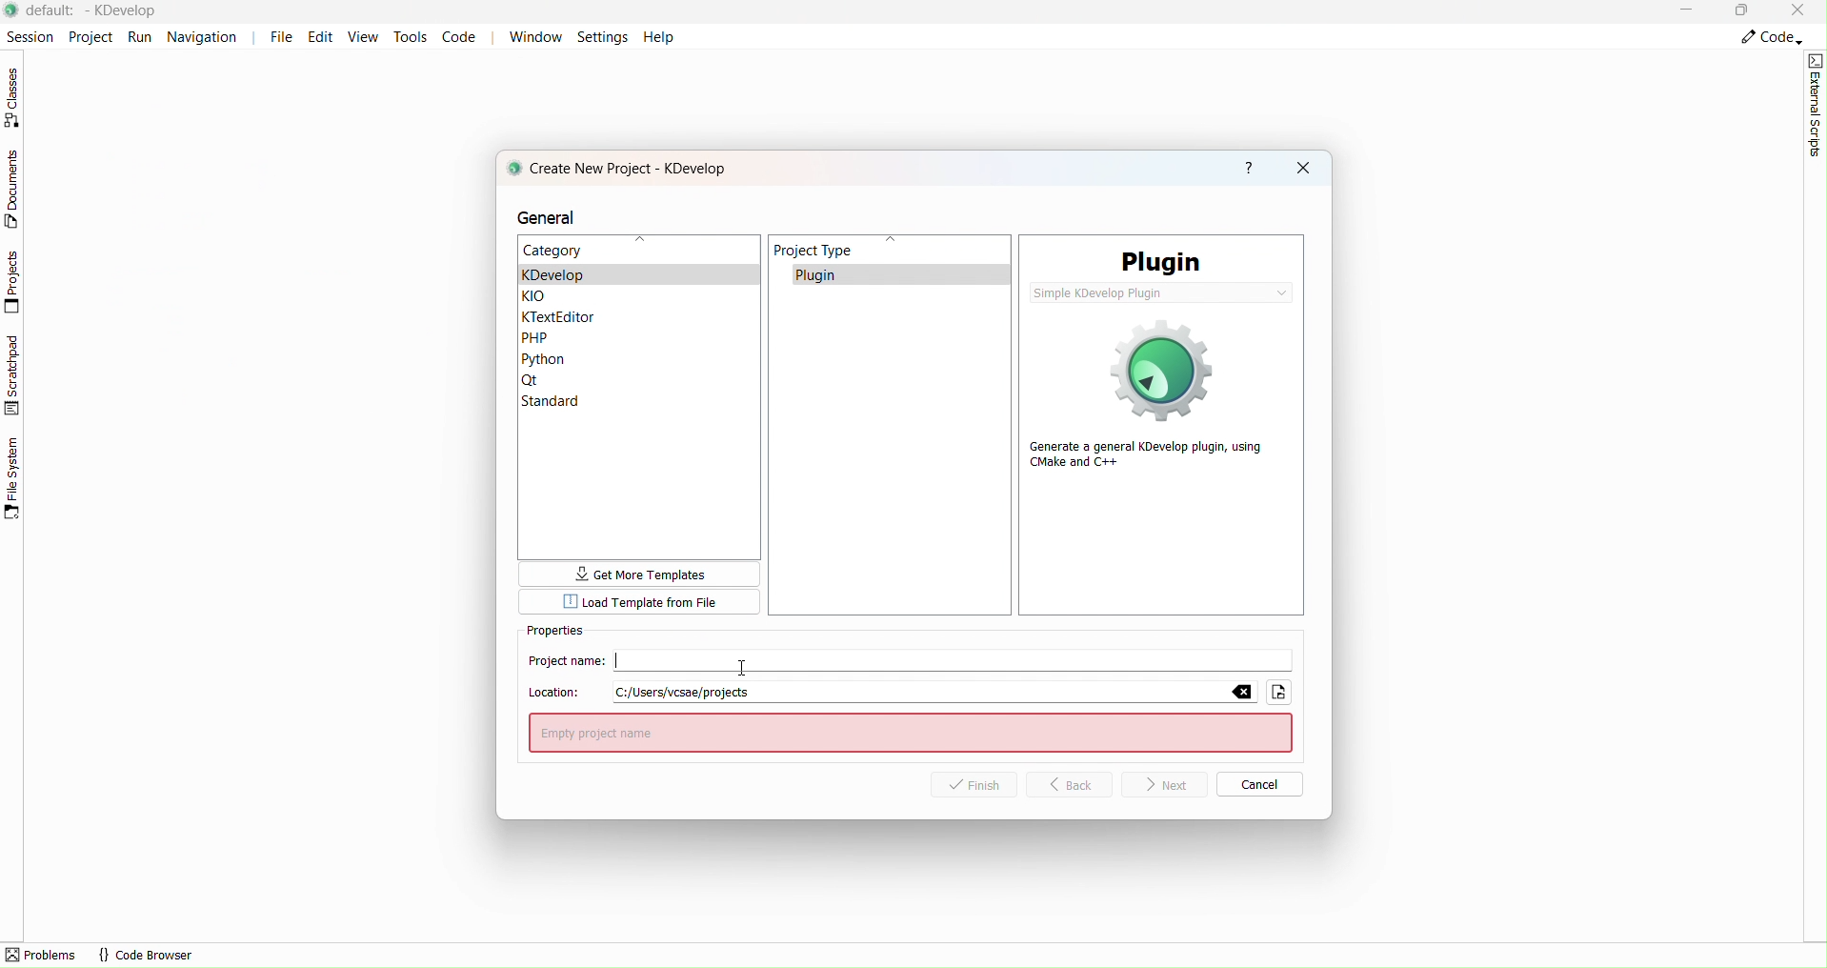 The image size is (1827, 968). I want to click on Project type, so click(889, 425).